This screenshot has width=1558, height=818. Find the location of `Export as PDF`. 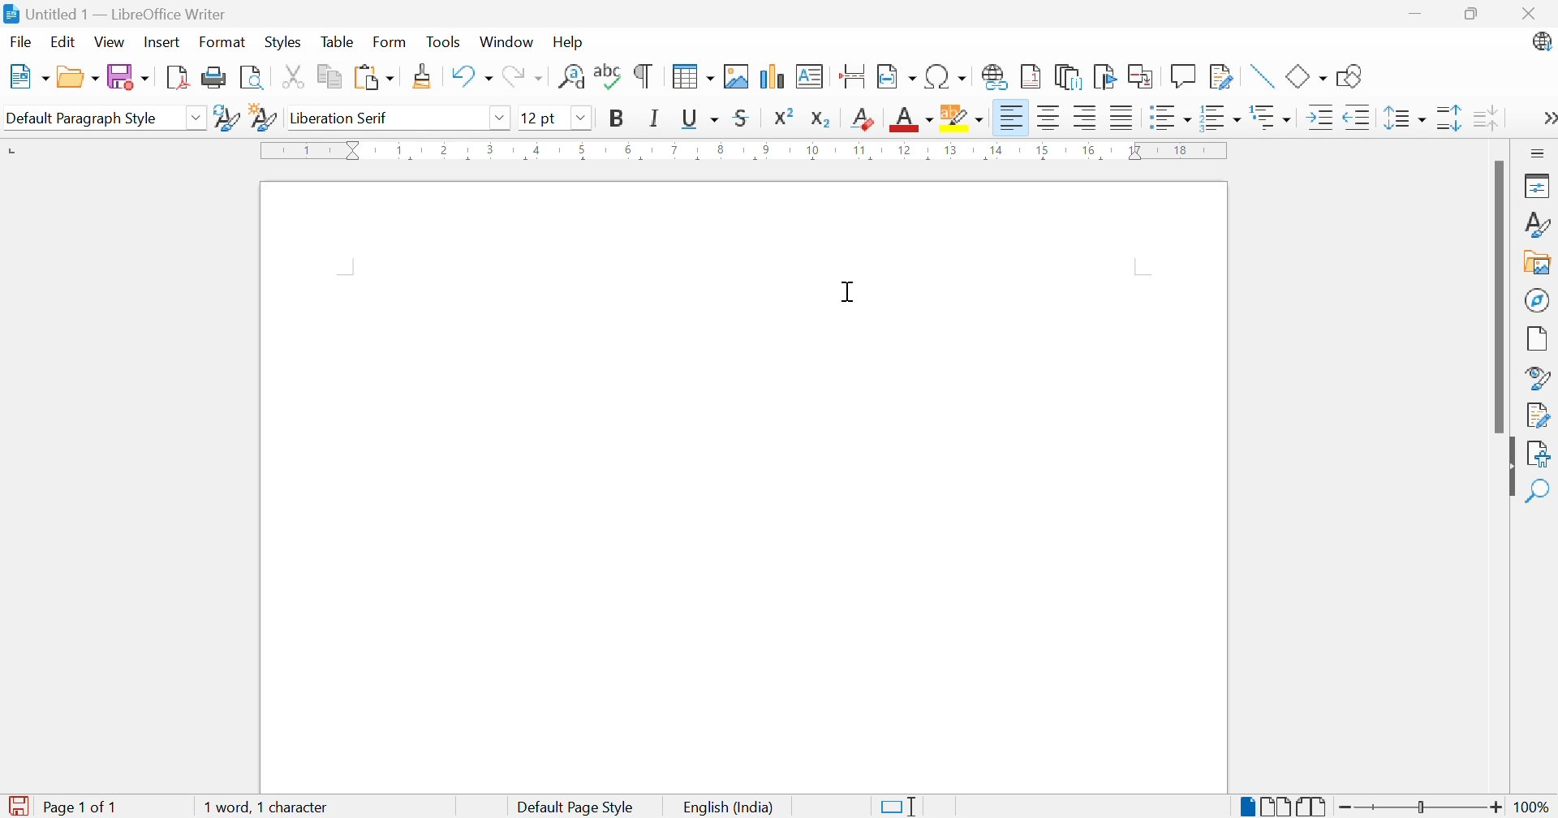

Export as PDF is located at coordinates (176, 78).